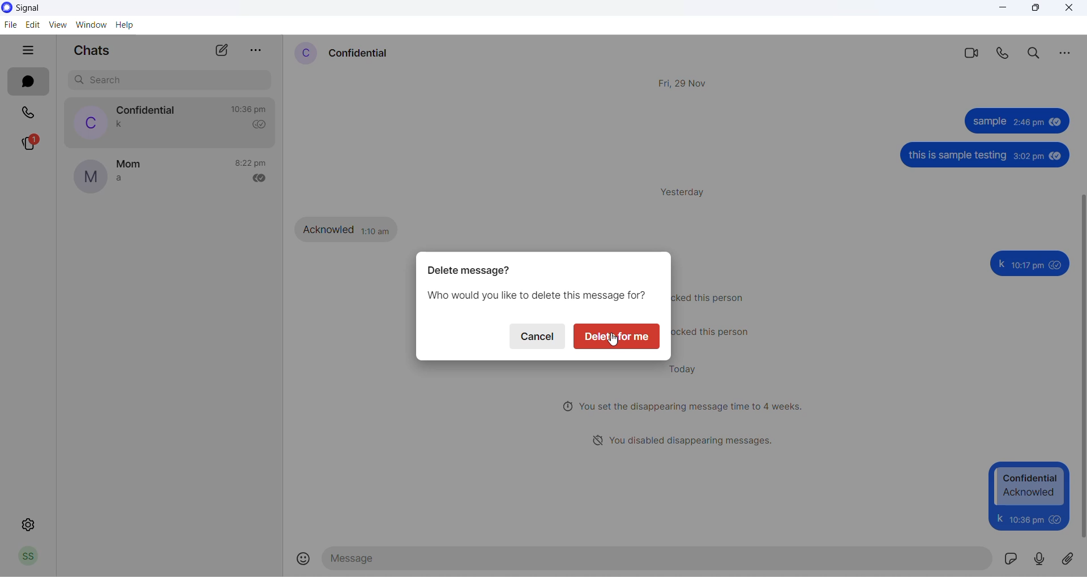 The height and width of the screenshot is (577, 1087). Describe the element at coordinates (251, 109) in the screenshot. I see `last message time` at that location.